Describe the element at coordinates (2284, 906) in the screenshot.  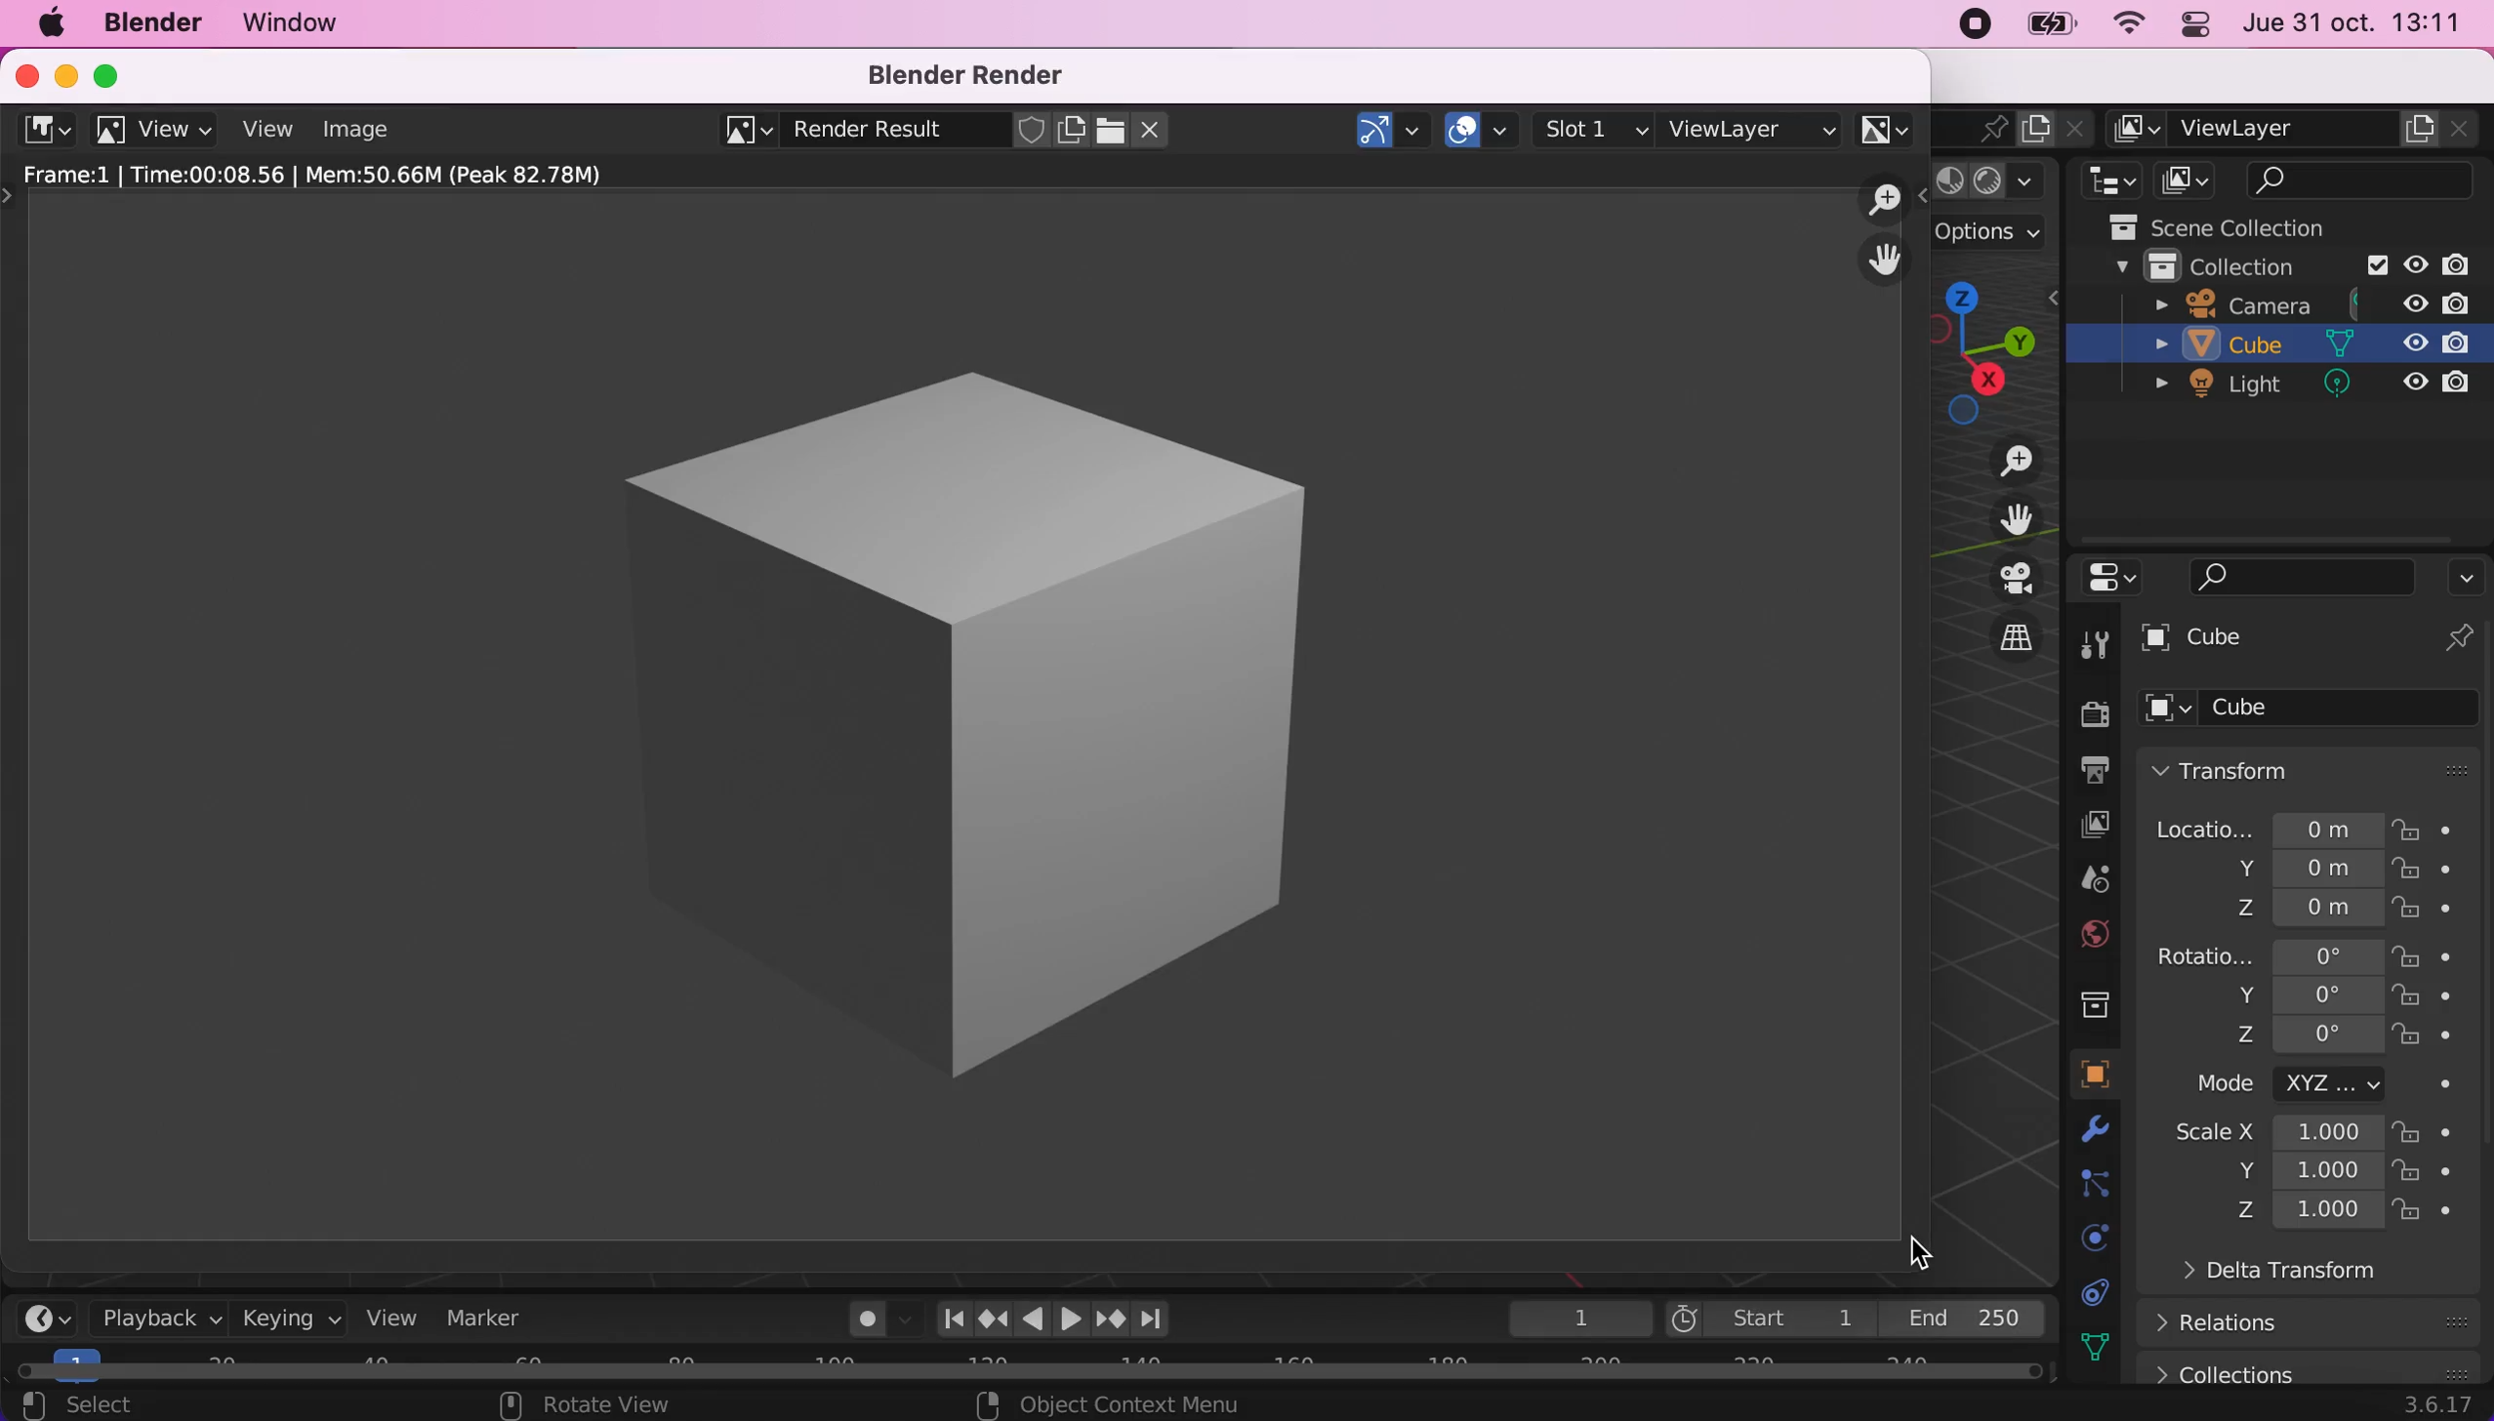
I see `location z` at that location.